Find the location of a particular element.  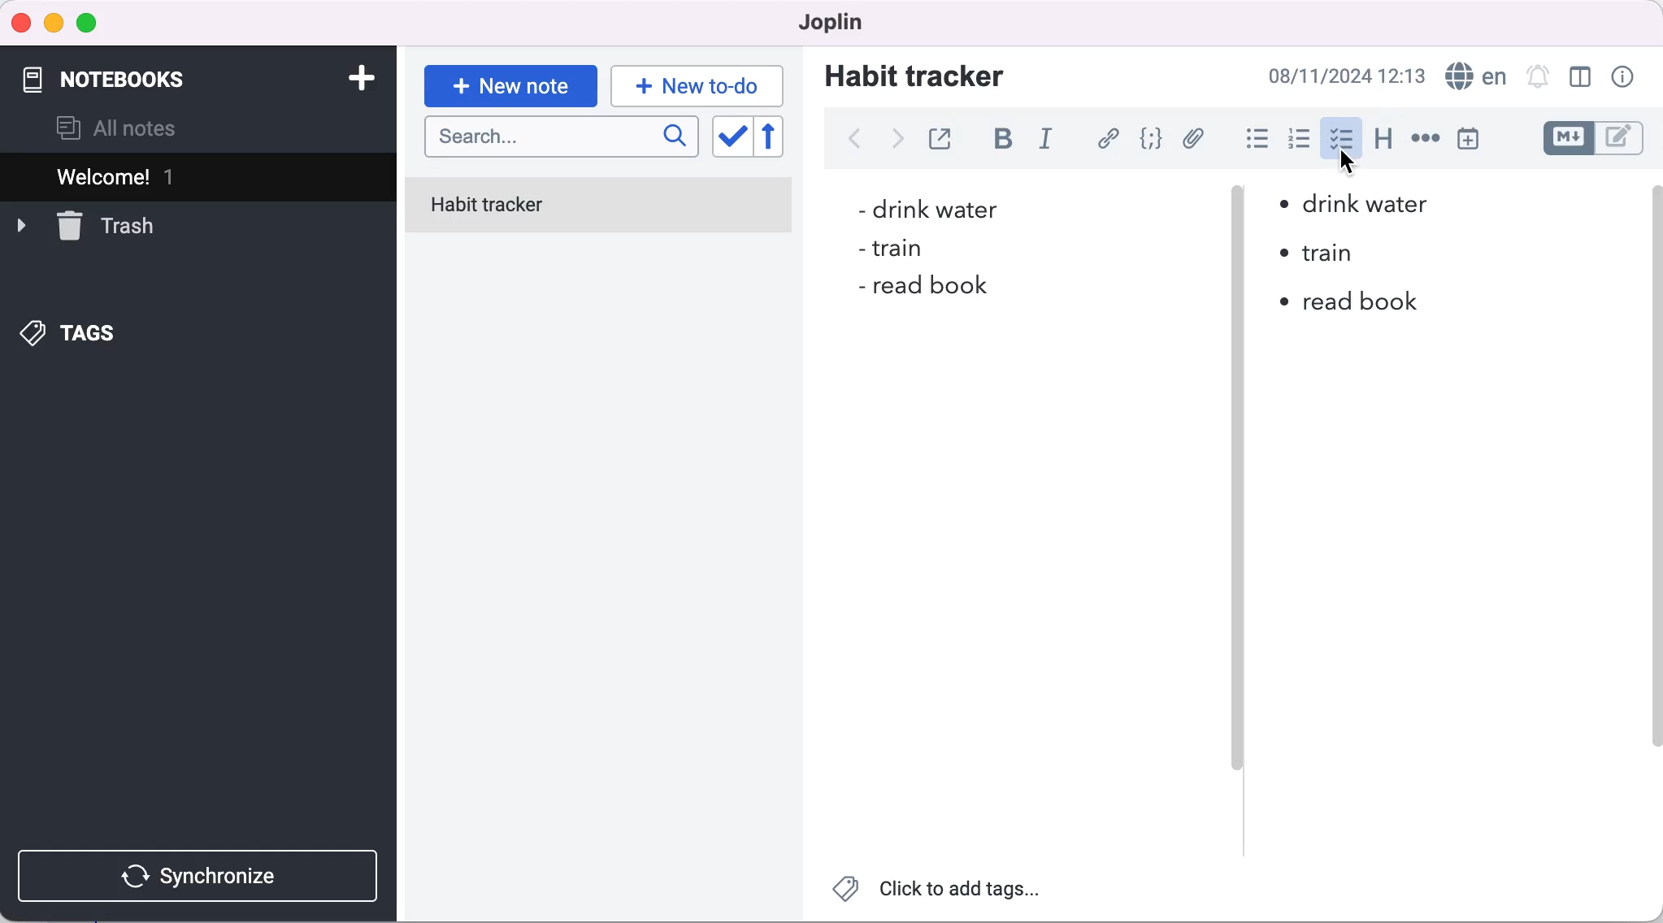

08/11/2024 12:13 is located at coordinates (1342, 76).